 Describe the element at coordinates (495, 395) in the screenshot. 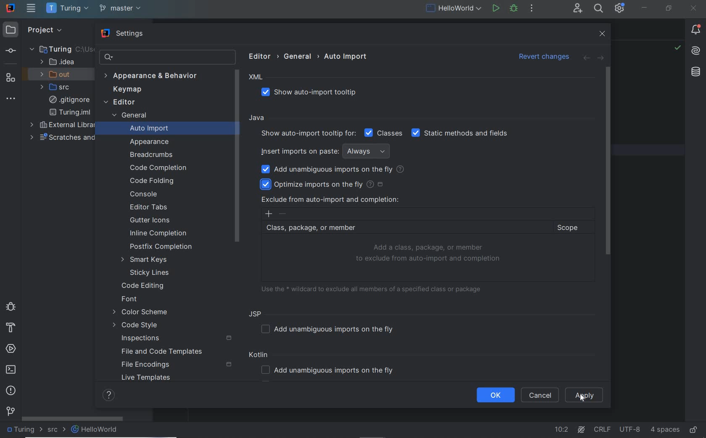

I see `OK` at that location.